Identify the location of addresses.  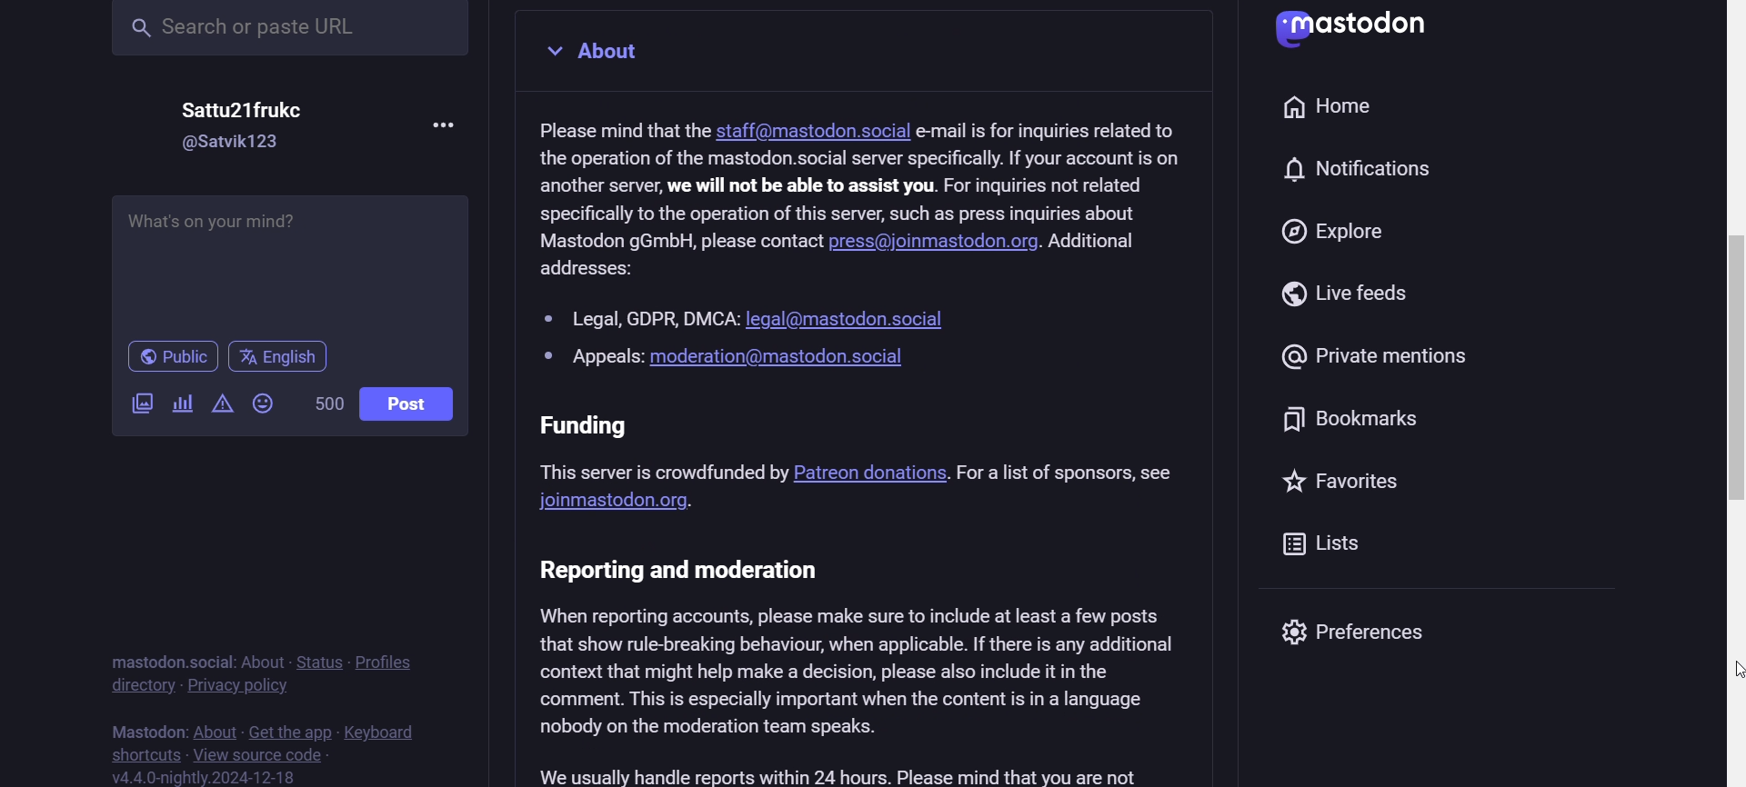
(588, 274).